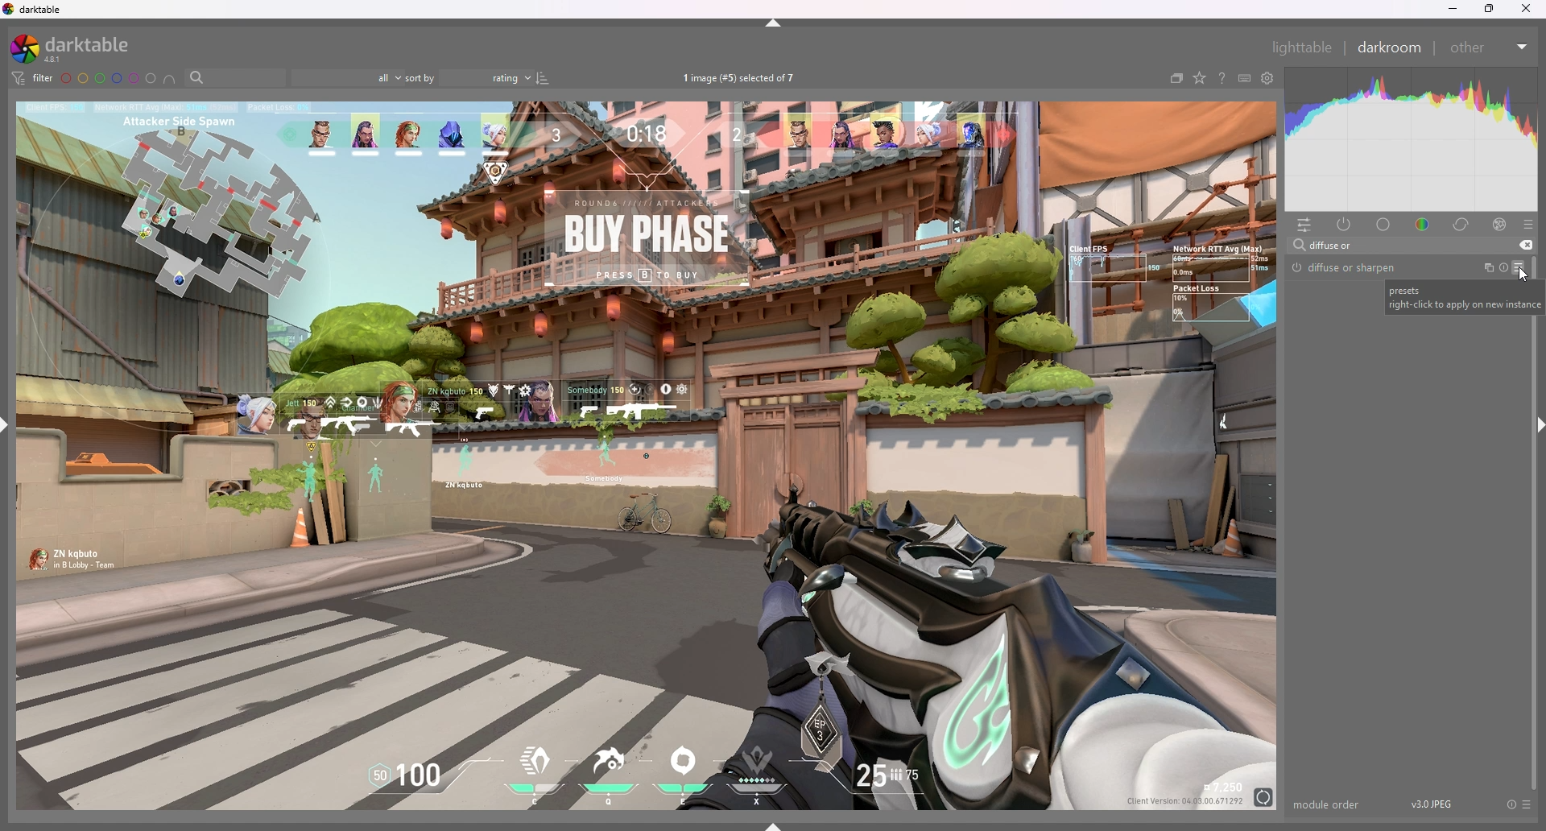 The image size is (1546, 831). I want to click on version, so click(1436, 804).